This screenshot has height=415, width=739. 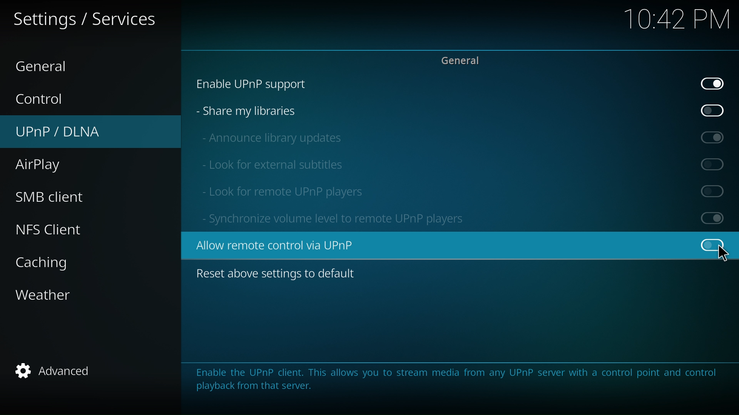 What do you see at coordinates (463, 191) in the screenshot?
I see `look for remote UPnP player` at bounding box center [463, 191].